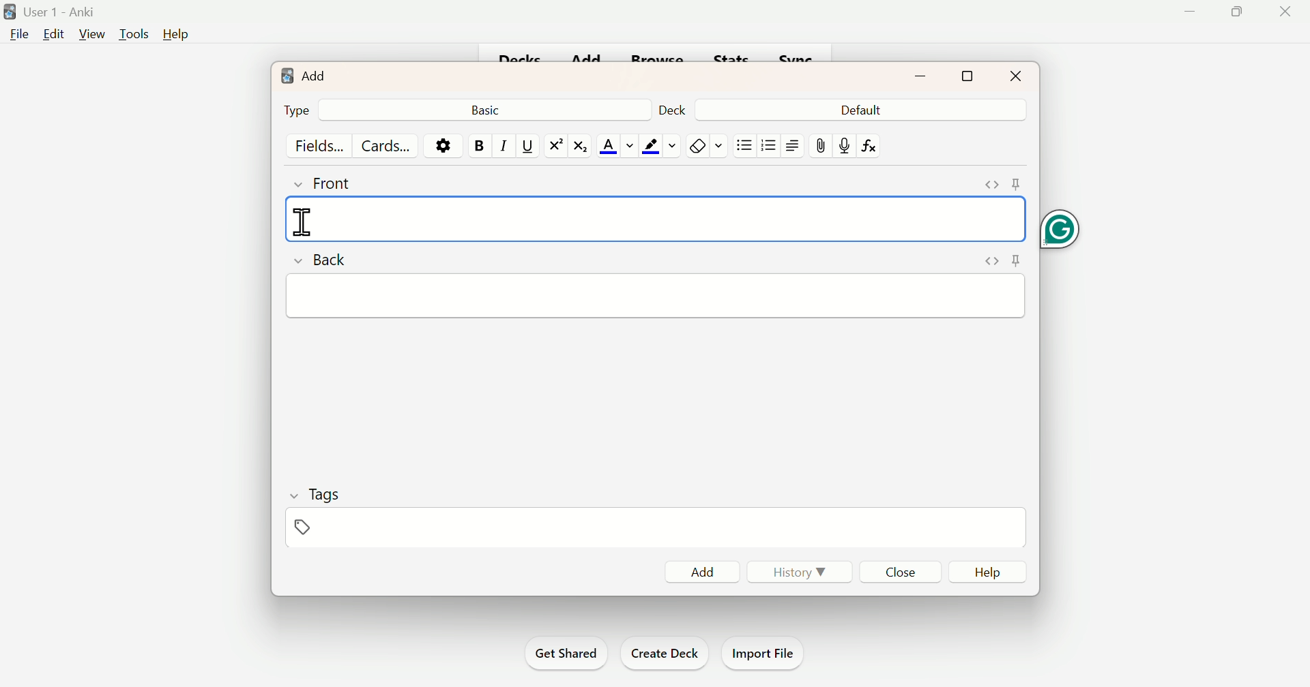 The width and height of the screenshot is (1310, 687). Describe the element at coordinates (768, 654) in the screenshot. I see `Import File` at that location.